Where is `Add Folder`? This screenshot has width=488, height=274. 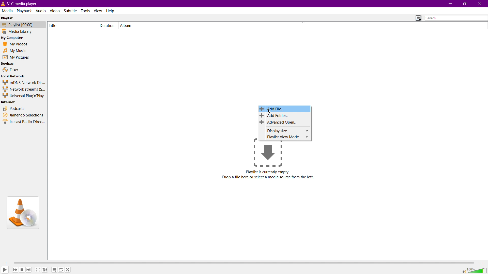
Add Folder is located at coordinates (285, 116).